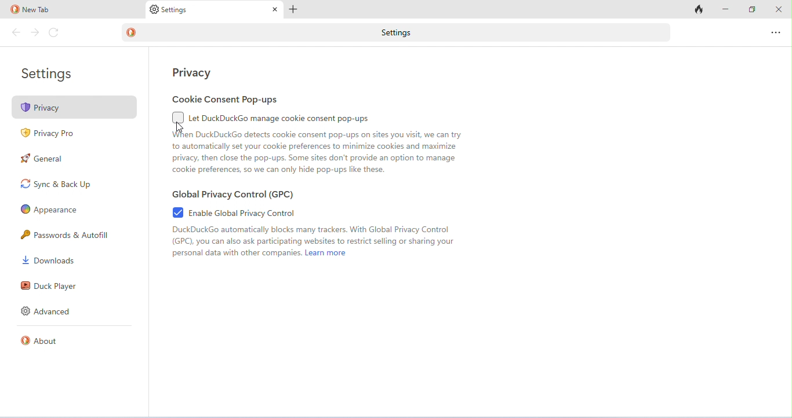  What do you see at coordinates (725, 9) in the screenshot?
I see `minimize` at bounding box center [725, 9].